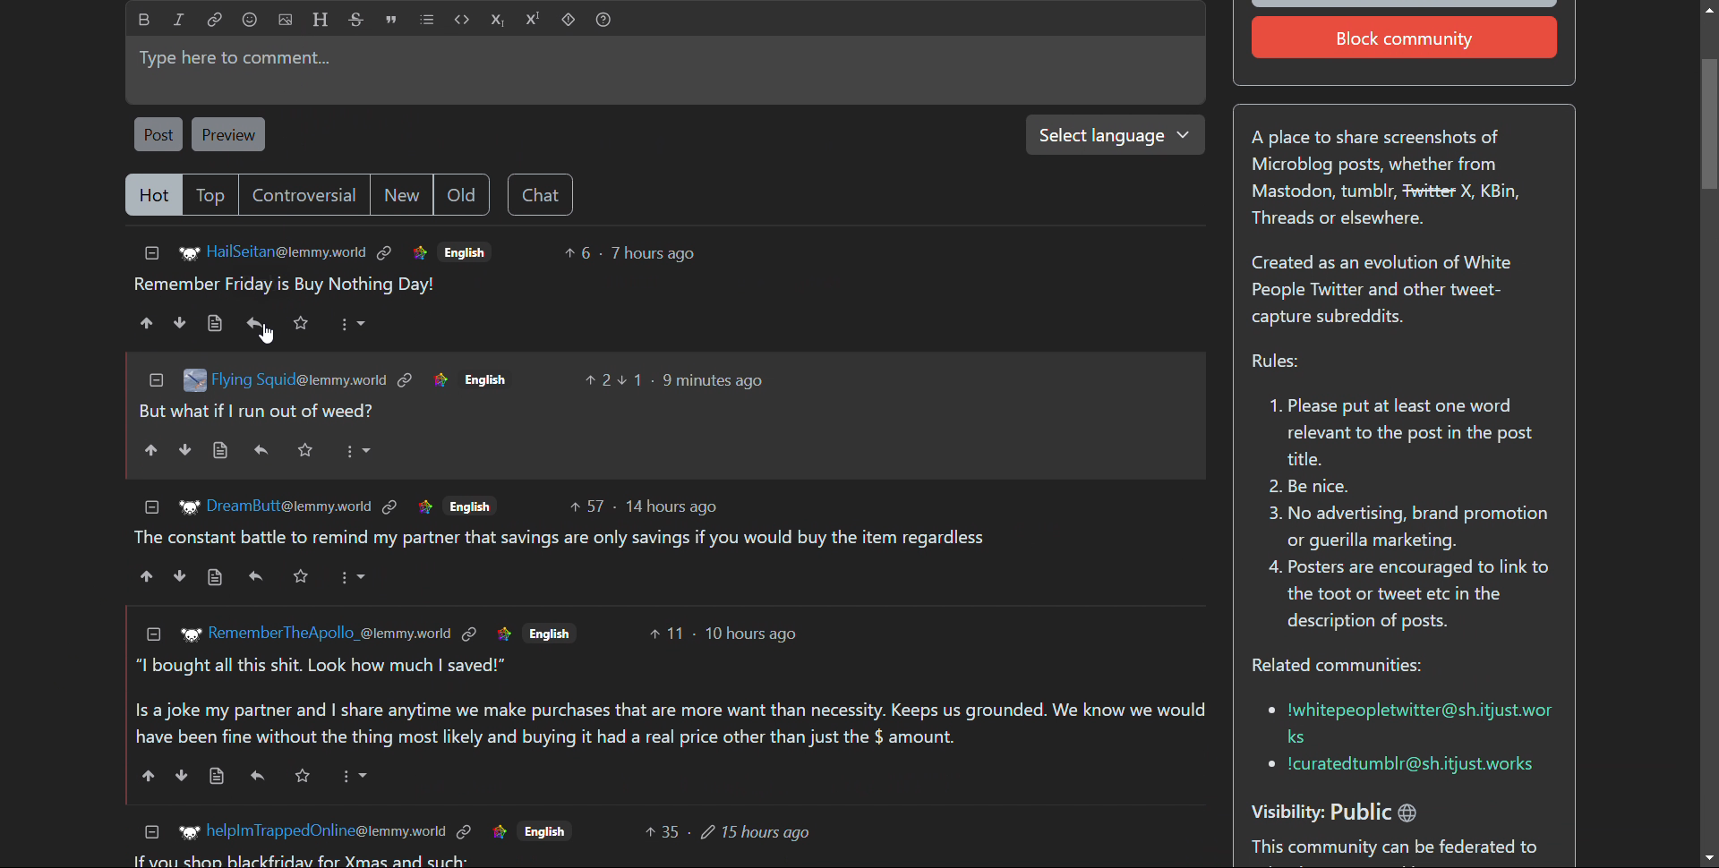 The height and width of the screenshot is (868, 1719). What do you see at coordinates (227, 134) in the screenshot?
I see `preview` at bounding box center [227, 134].